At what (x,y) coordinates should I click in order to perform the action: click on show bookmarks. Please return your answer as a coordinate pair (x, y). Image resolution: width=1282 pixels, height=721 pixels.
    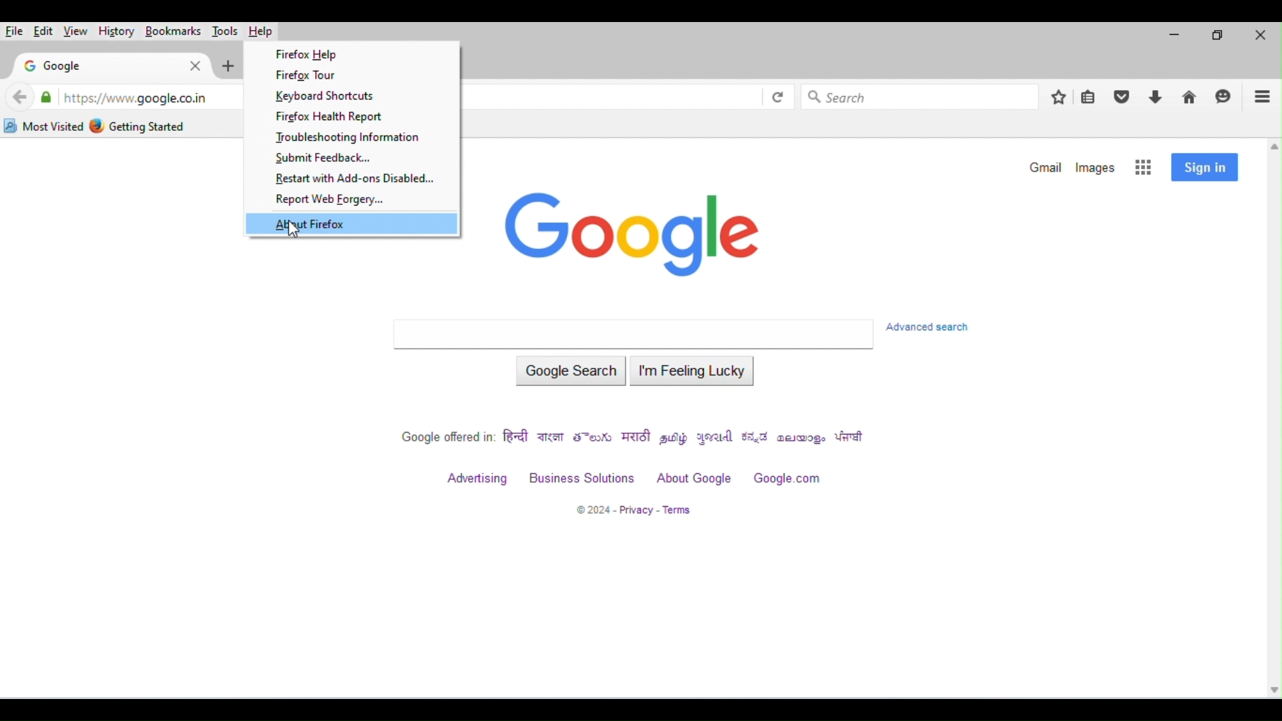
    Looking at the image, I should click on (1090, 97).